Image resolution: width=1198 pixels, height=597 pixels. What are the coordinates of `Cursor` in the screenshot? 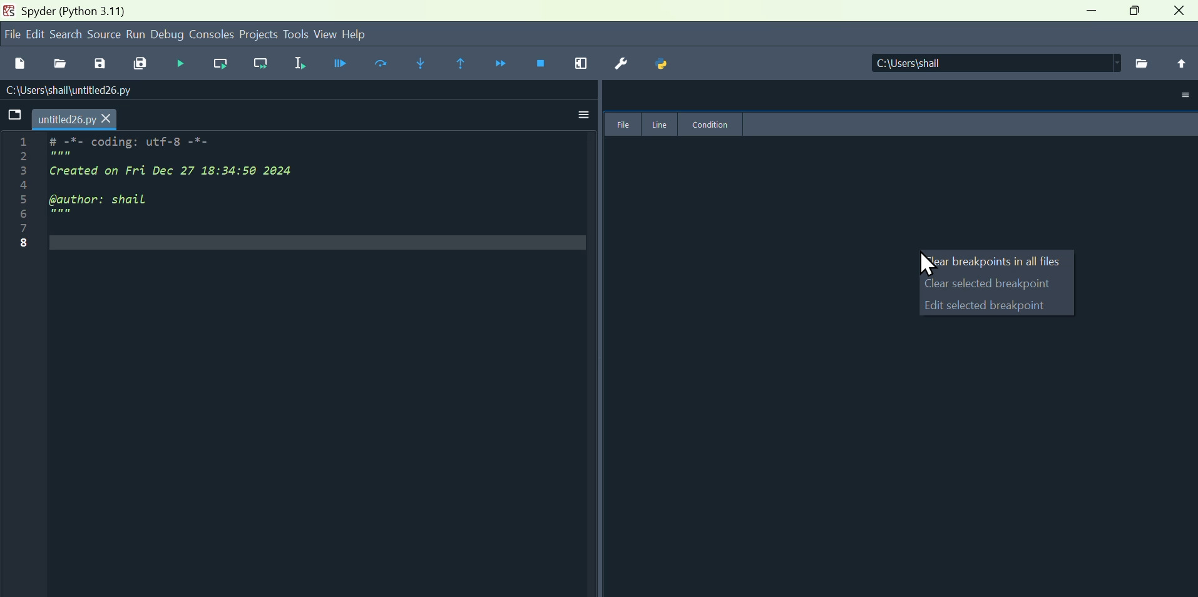 It's located at (928, 265).